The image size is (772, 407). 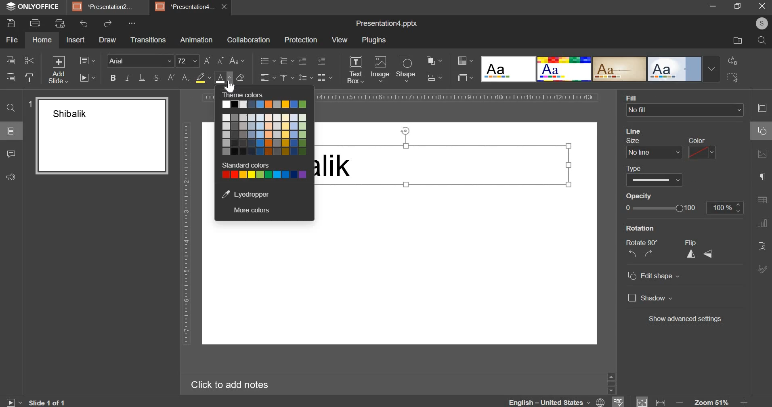 What do you see at coordinates (702, 149) in the screenshot?
I see `color` at bounding box center [702, 149].